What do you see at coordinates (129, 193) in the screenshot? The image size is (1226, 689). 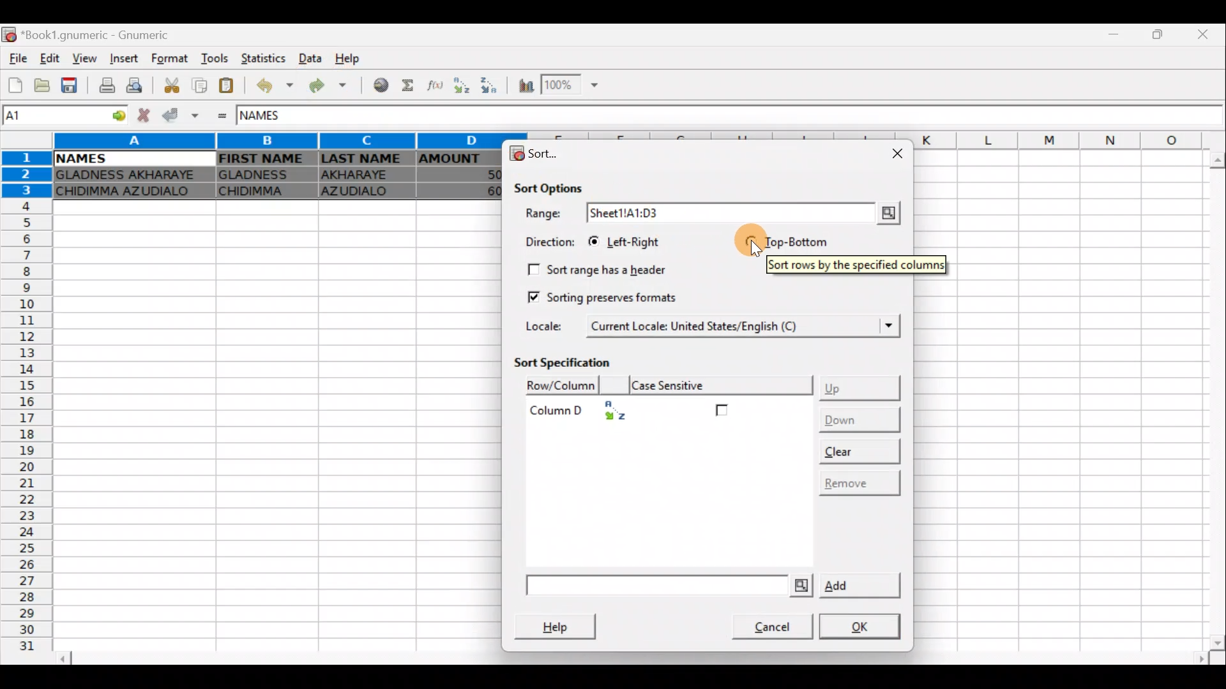 I see `CHIDIMMA AZUDIALO` at bounding box center [129, 193].